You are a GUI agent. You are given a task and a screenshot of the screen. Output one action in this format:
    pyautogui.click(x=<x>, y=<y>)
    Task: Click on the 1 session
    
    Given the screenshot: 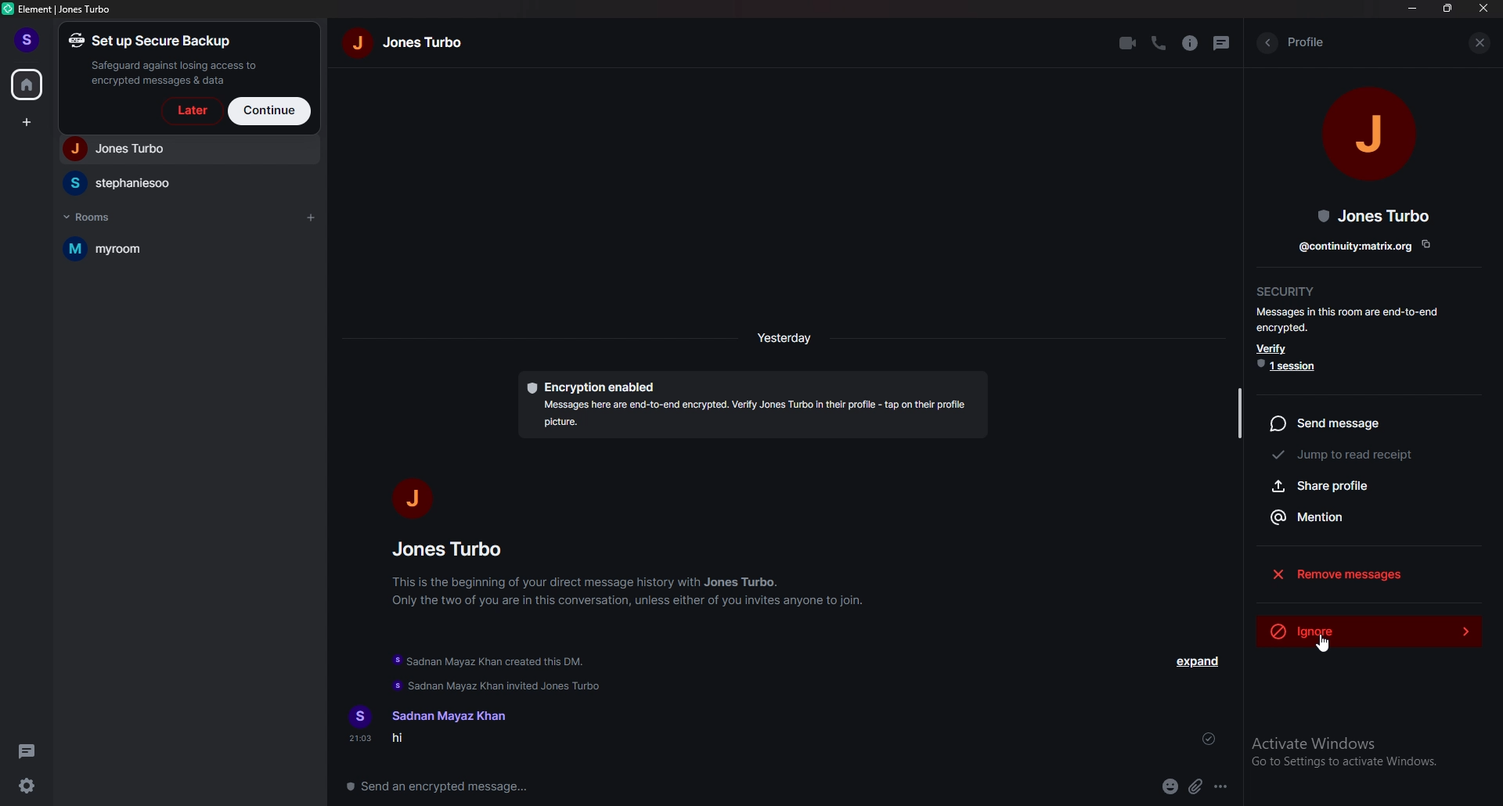 What is the action you would take?
    pyautogui.click(x=1292, y=365)
    